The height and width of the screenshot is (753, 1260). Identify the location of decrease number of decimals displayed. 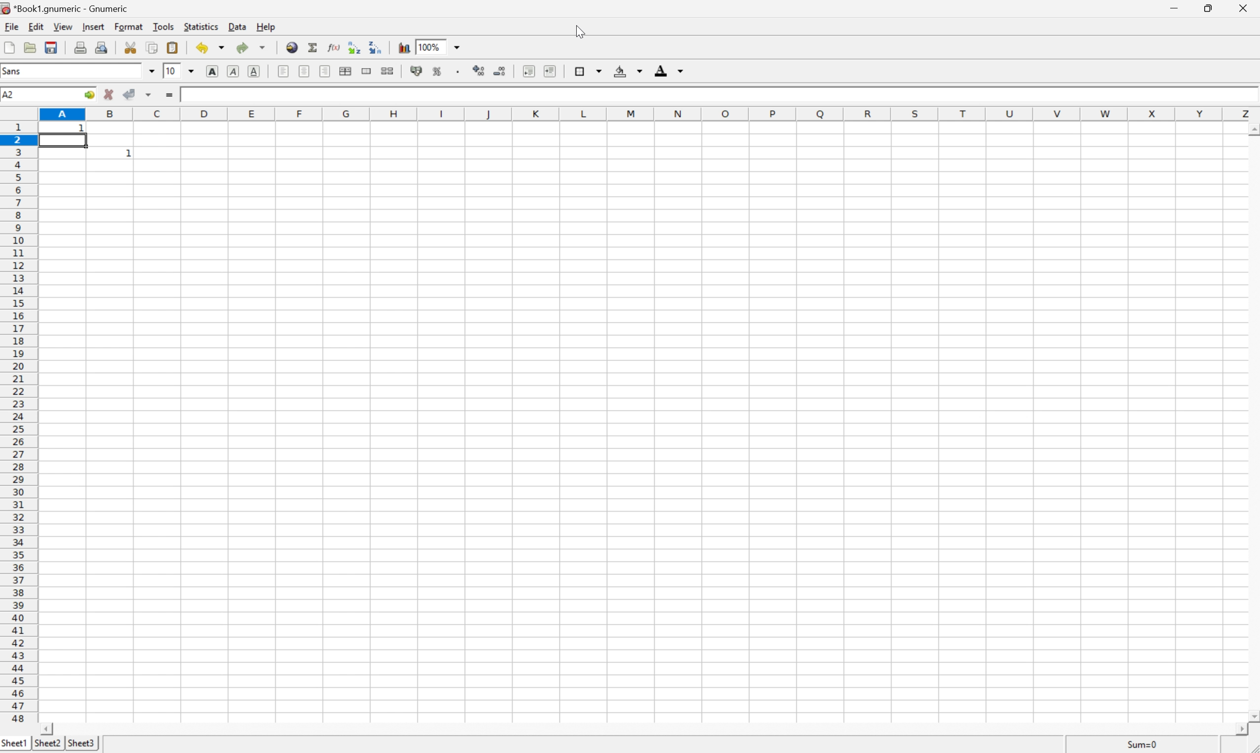
(501, 71).